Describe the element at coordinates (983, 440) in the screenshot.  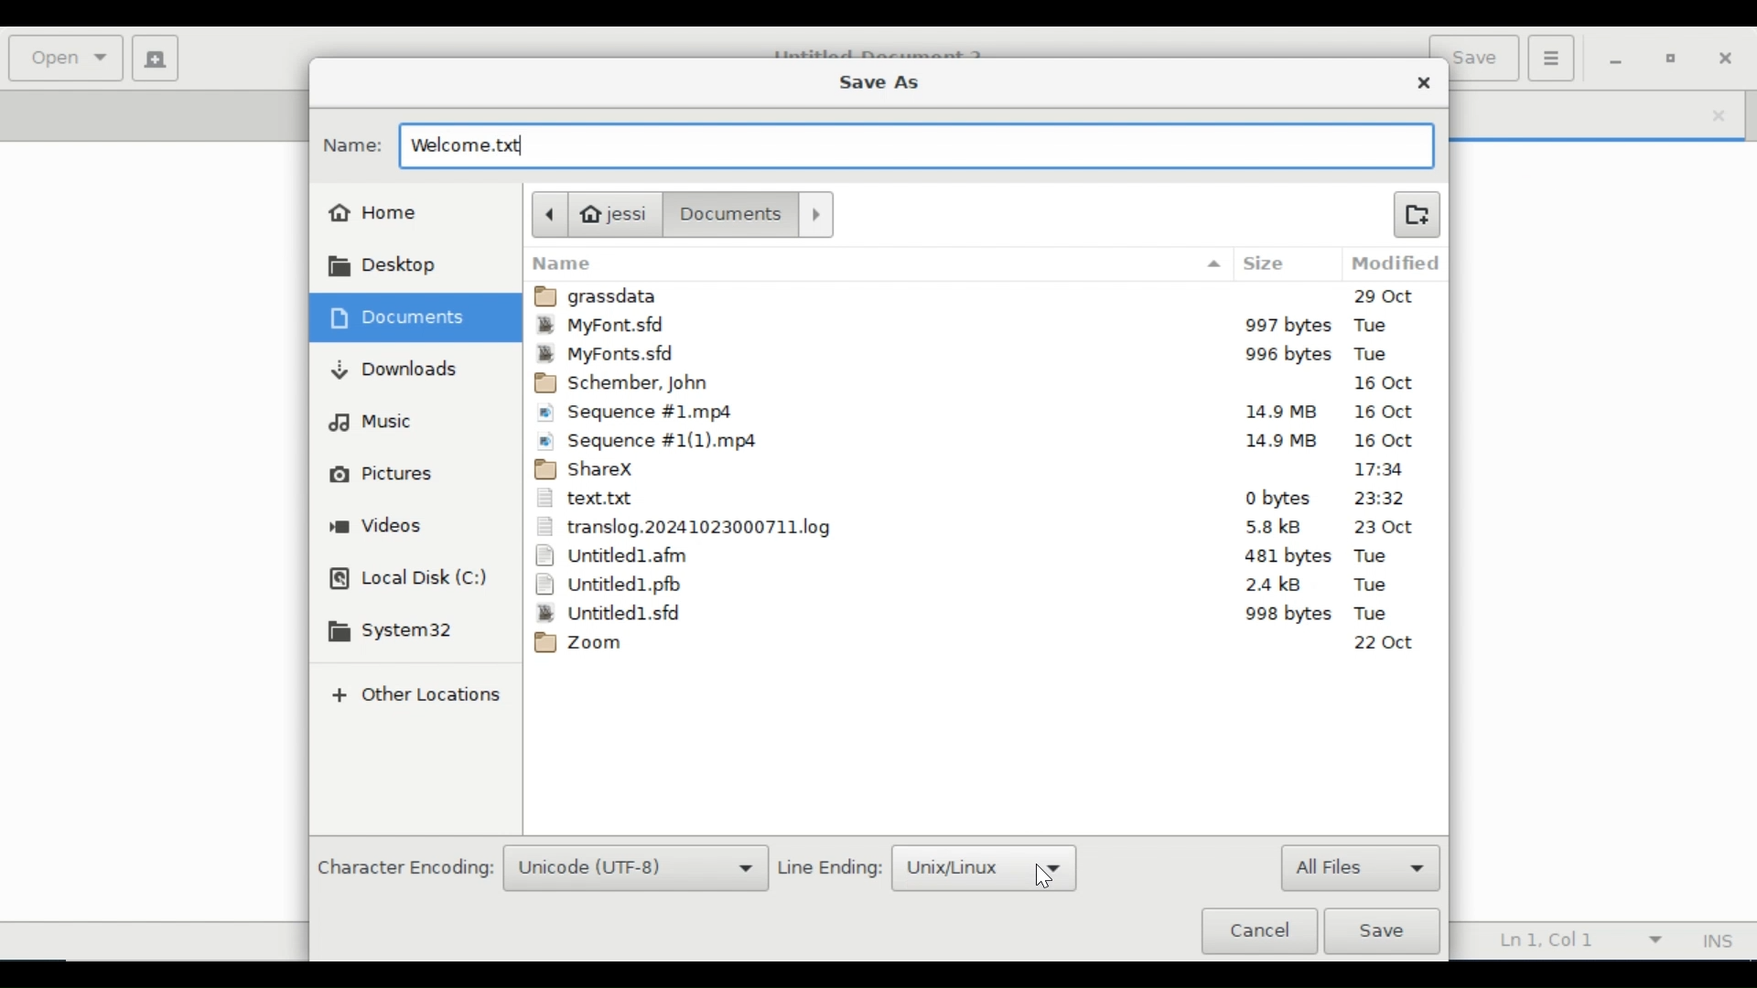
I see `Sequence #1(1)mp4 14.9 MB 16Oct` at that location.